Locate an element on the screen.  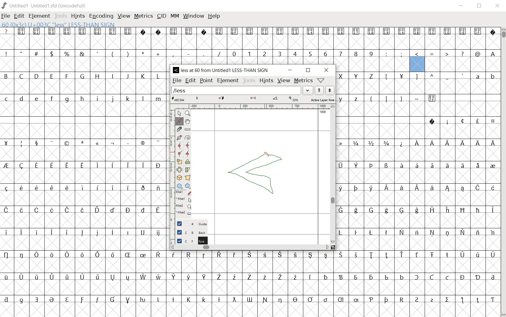
empty cells is located at coordinates (250, 287).